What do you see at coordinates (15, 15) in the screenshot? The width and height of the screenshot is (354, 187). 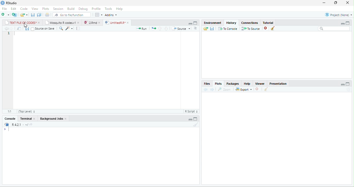 I see `new project` at bounding box center [15, 15].